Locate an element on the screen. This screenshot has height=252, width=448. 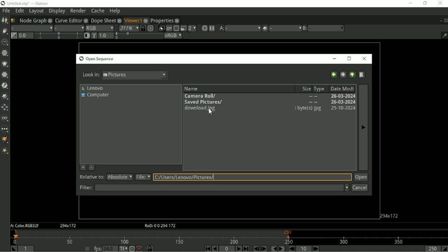
Switch between "neutral" 1.0 gain f-stop and the previous setting is located at coordinates (14, 36).